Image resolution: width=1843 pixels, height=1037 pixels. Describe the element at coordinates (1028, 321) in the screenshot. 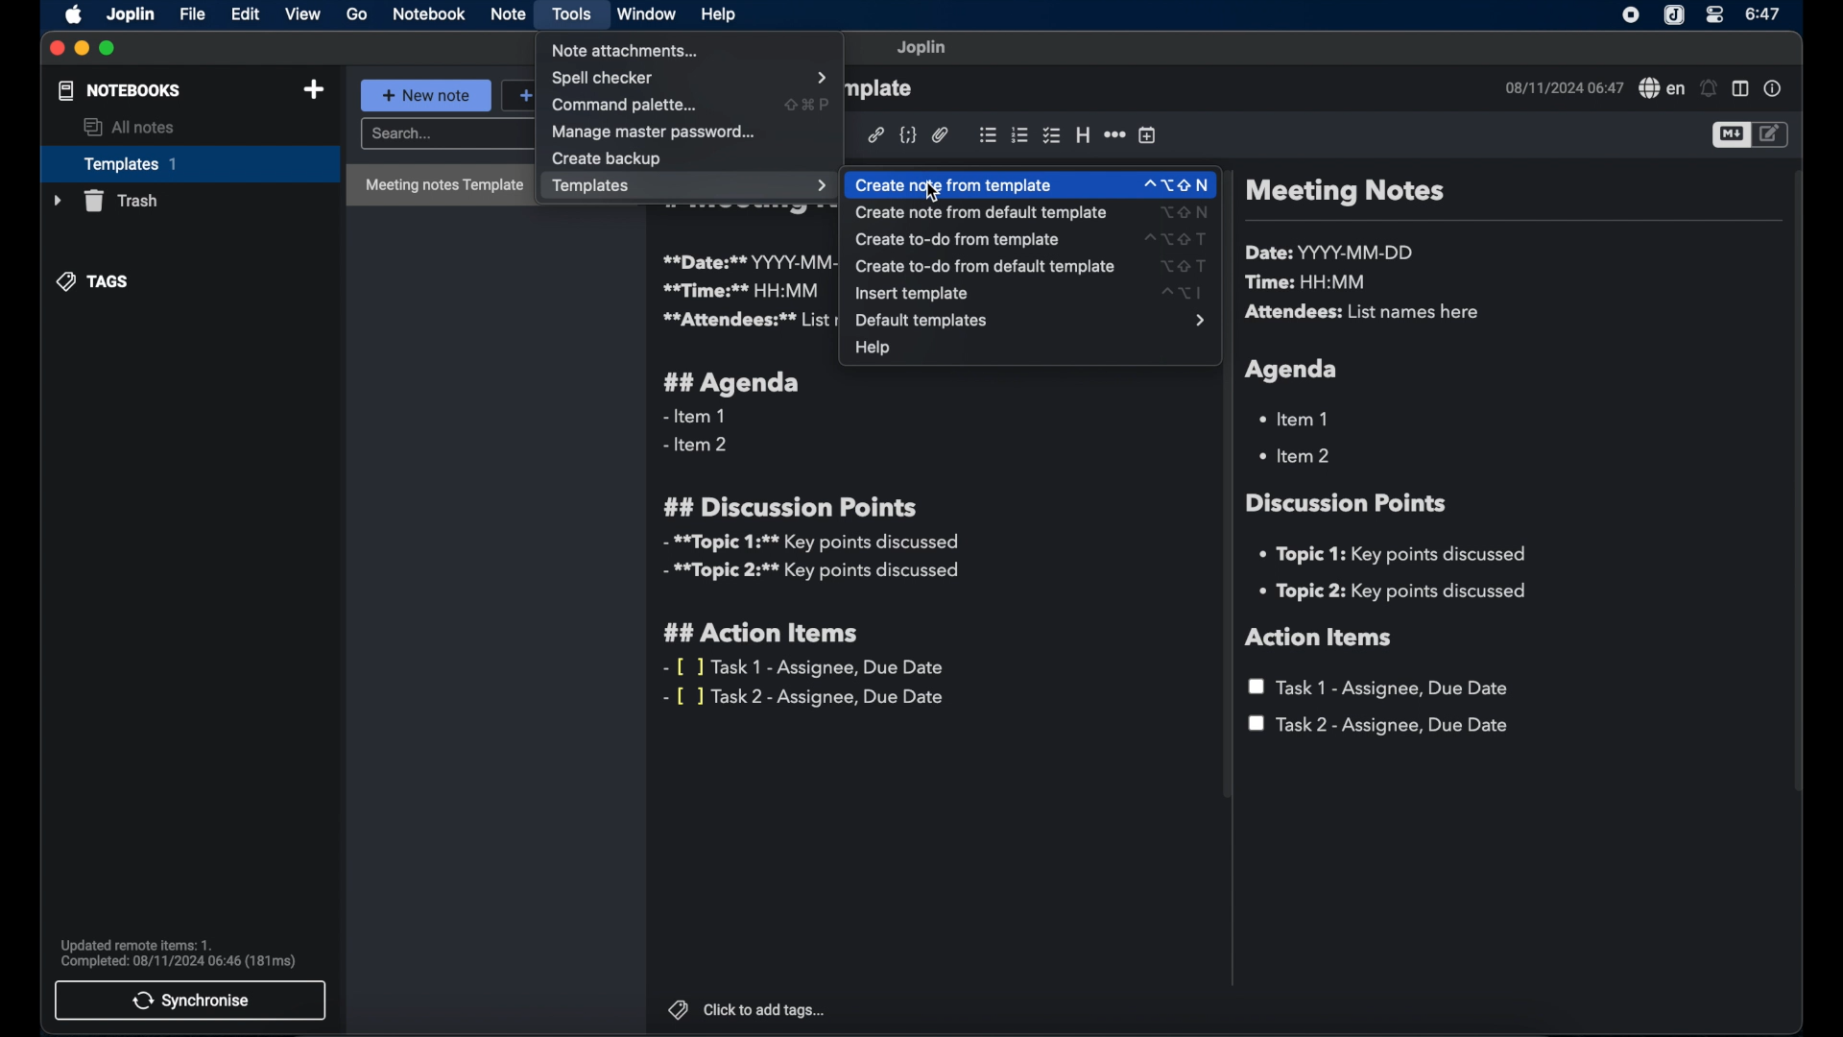

I see `default templates` at that location.